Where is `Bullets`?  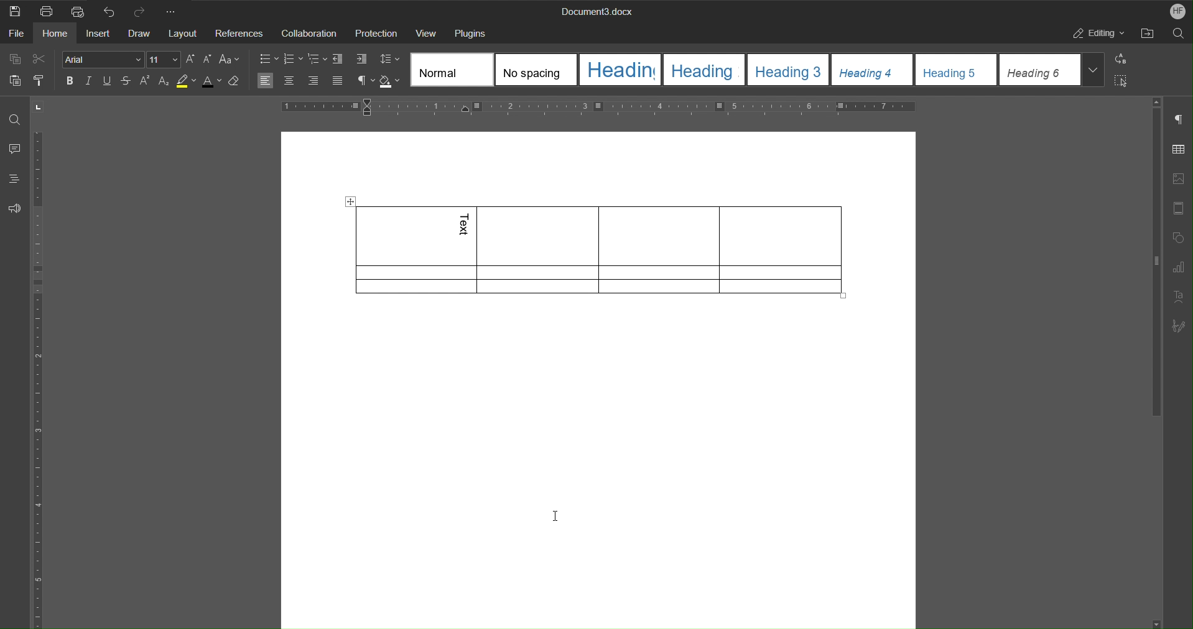
Bullets is located at coordinates (267, 59).